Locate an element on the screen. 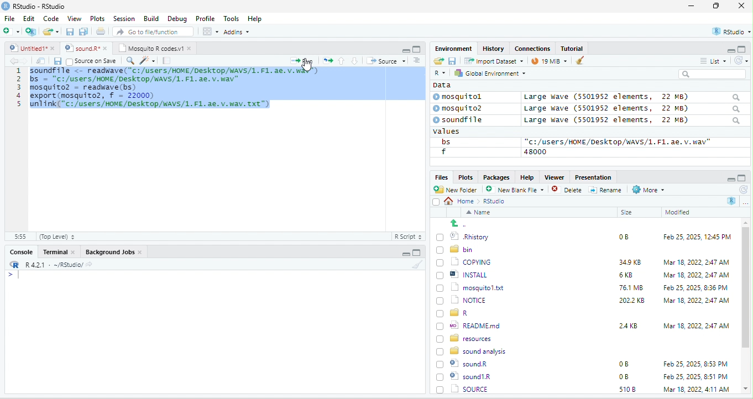 This screenshot has height=399, width=753. folder is located at coordinates (52, 32).